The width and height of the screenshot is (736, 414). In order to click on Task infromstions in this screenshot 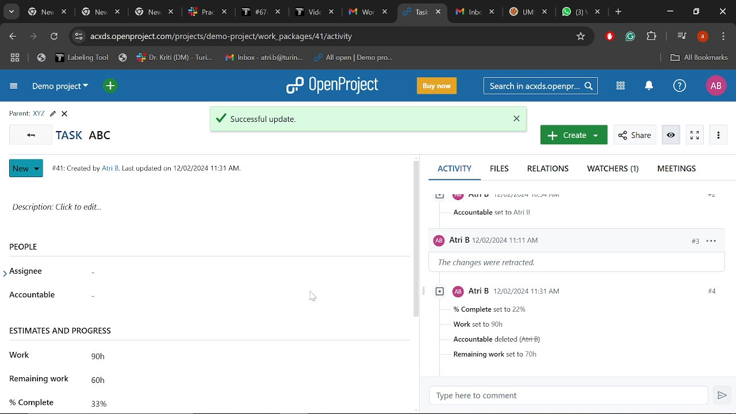, I will do `click(578, 323)`.